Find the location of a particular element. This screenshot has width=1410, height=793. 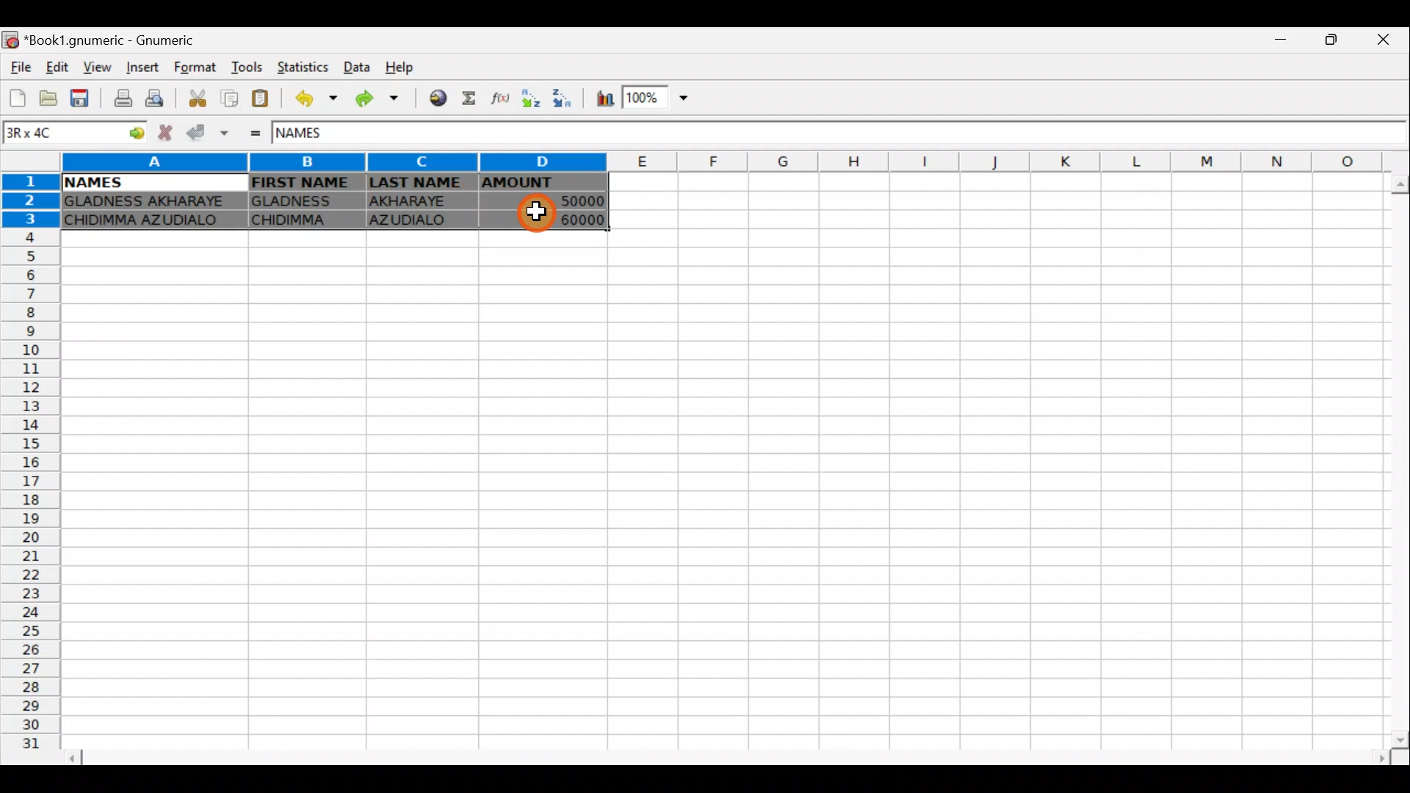

Redo undone action is located at coordinates (383, 102).